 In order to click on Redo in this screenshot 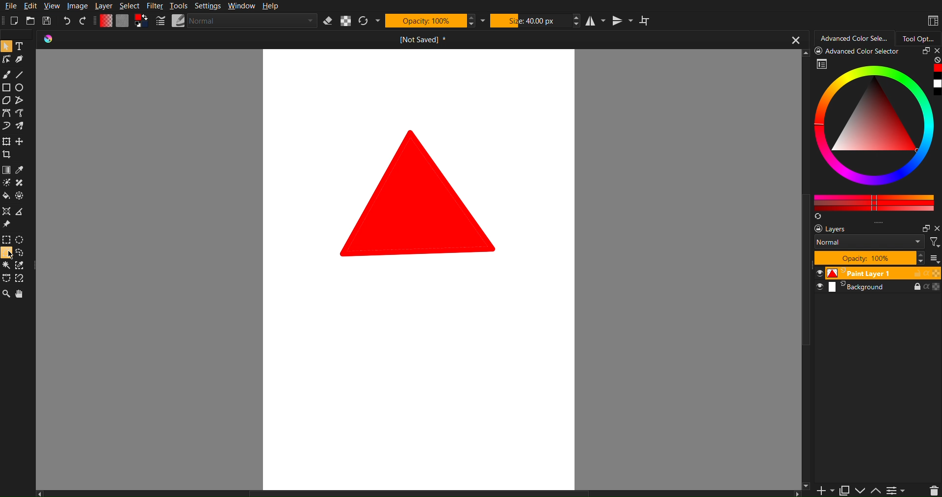, I will do `click(86, 21)`.